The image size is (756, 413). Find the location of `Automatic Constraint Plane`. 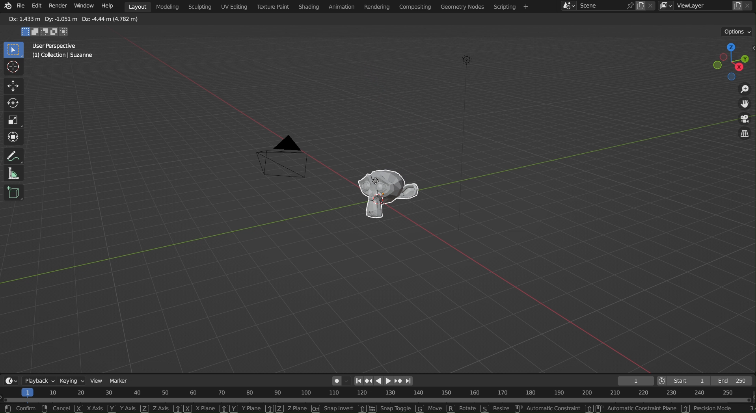

Automatic Constraint Plane is located at coordinates (642, 408).